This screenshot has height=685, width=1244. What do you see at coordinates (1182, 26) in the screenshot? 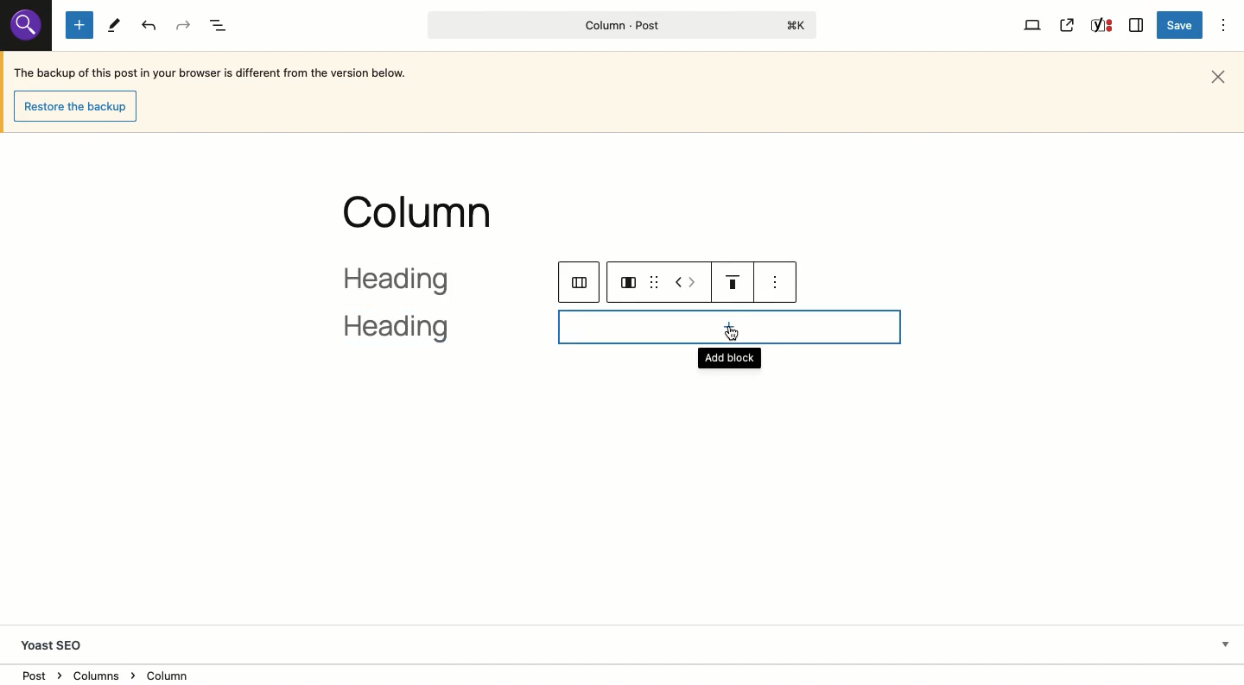
I see `Save` at bounding box center [1182, 26].